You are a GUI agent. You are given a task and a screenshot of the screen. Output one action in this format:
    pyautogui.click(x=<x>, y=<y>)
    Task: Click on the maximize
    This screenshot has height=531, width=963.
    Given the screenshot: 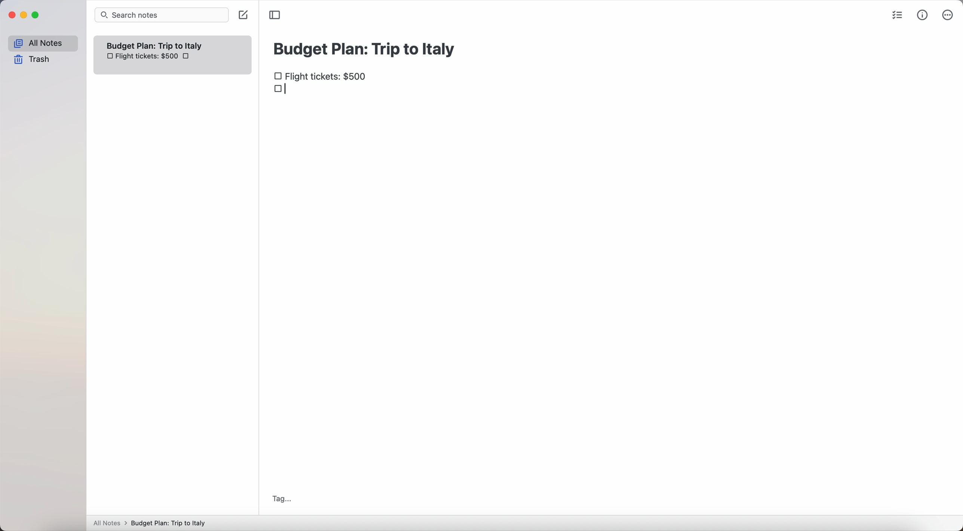 What is the action you would take?
    pyautogui.click(x=37, y=15)
    